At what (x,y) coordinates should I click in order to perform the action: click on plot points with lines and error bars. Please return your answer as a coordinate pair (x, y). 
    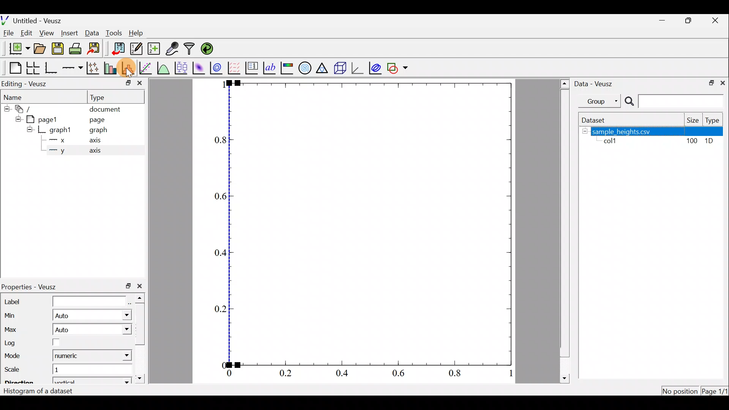
    Looking at the image, I should click on (93, 68).